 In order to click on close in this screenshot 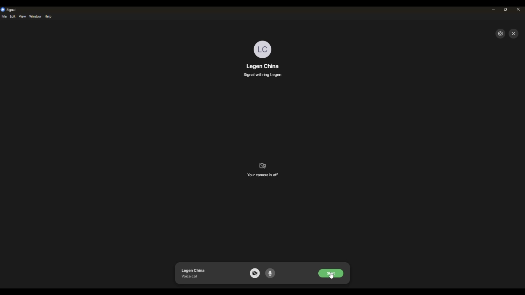, I will do `click(514, 34)`.